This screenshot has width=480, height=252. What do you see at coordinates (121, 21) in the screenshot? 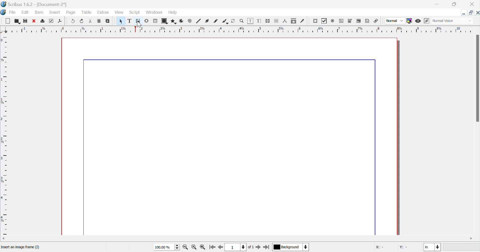
I see `select item` at bounding box center [121, 21].